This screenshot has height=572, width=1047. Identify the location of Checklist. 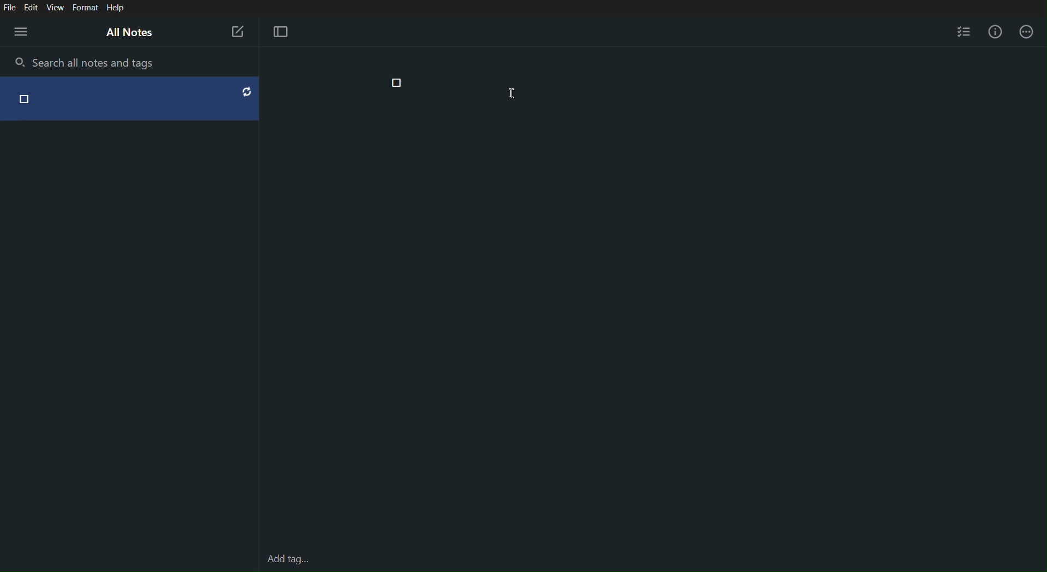
(963, 30).